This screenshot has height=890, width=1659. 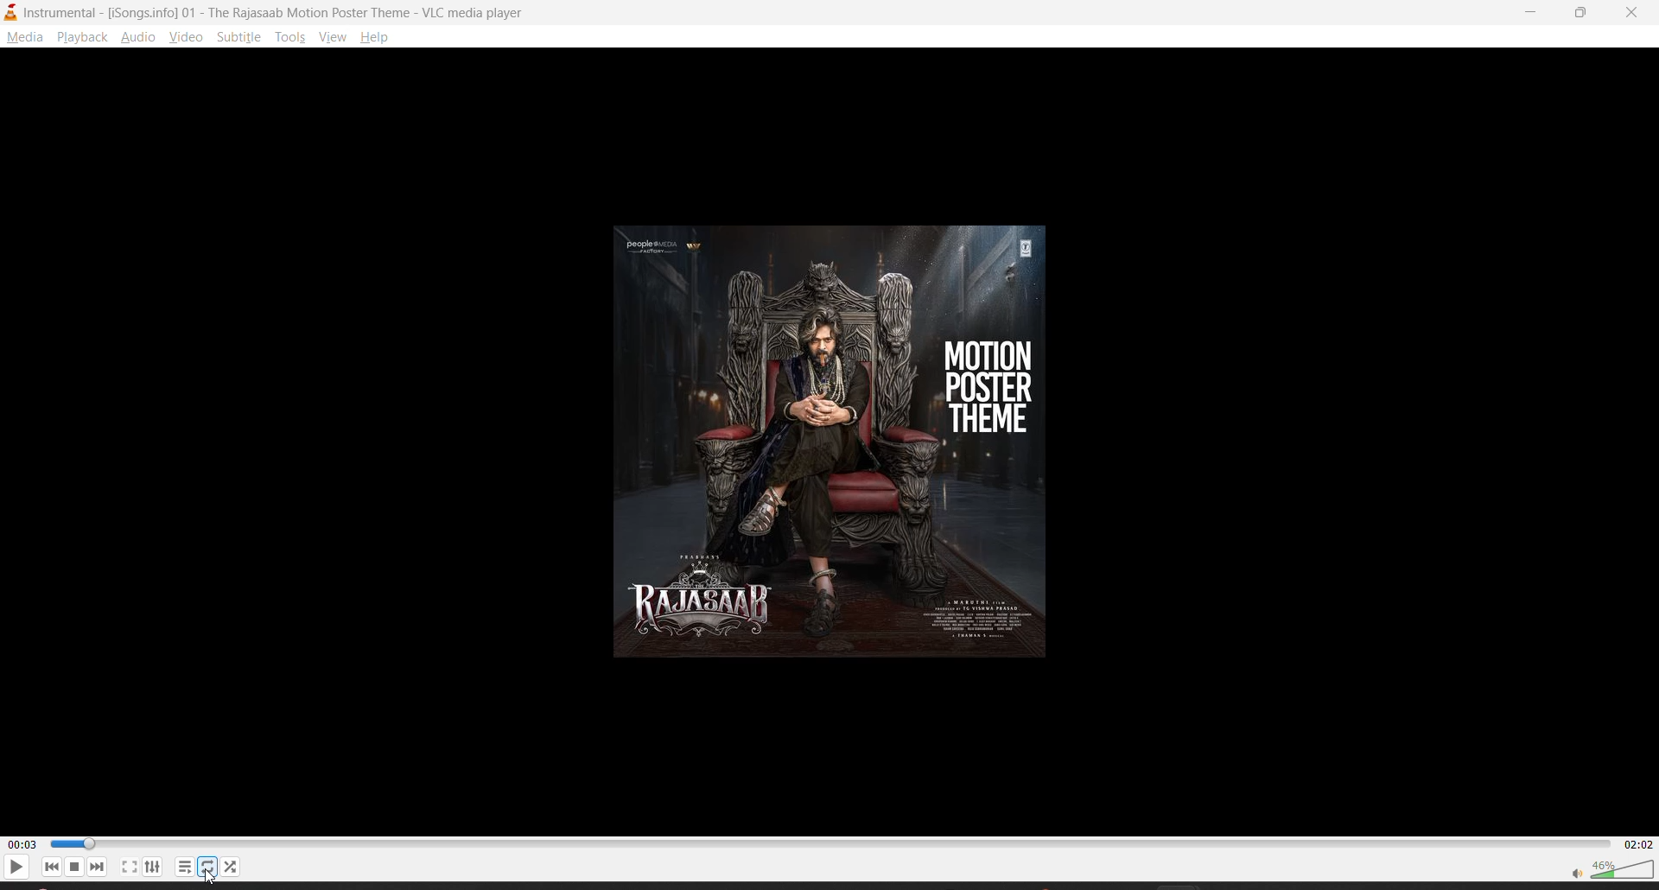 What do you see at coordinates (97, 867) in the screenshot?
I see `next` at bounding box center [97, 867].